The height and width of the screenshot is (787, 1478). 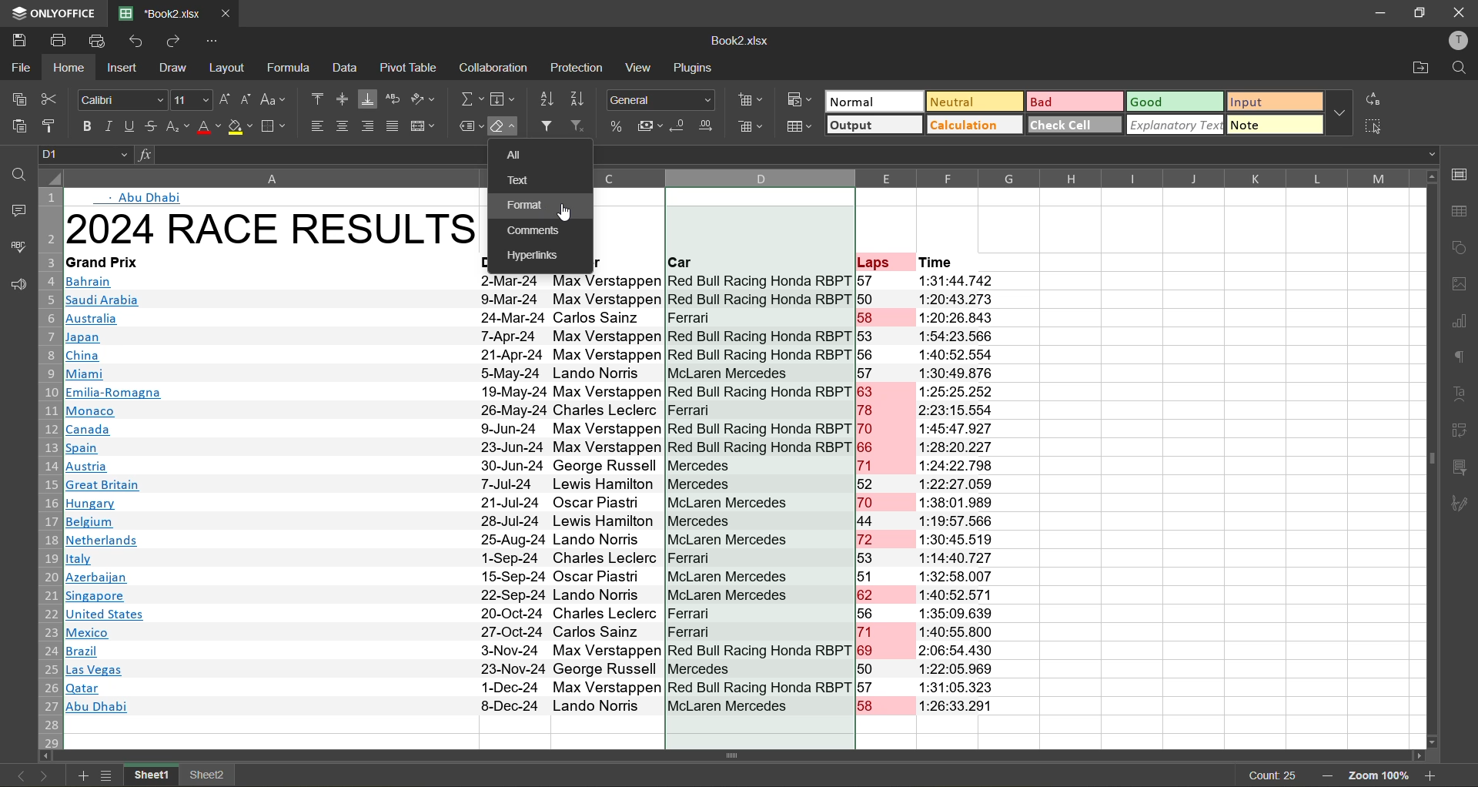 I want to click on italic, so click(x=110, y=127).